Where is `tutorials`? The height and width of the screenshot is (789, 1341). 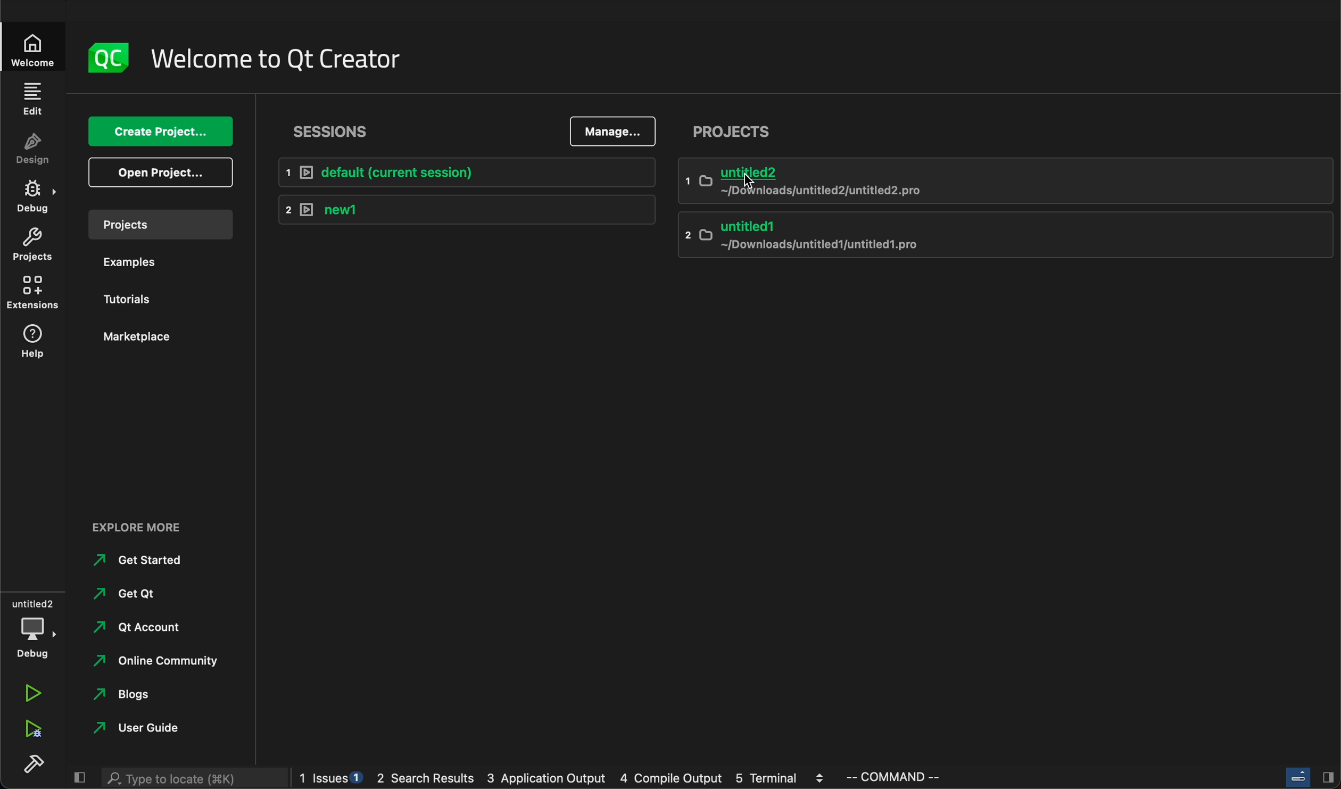
tutorials is located at coordinates (148, 297).